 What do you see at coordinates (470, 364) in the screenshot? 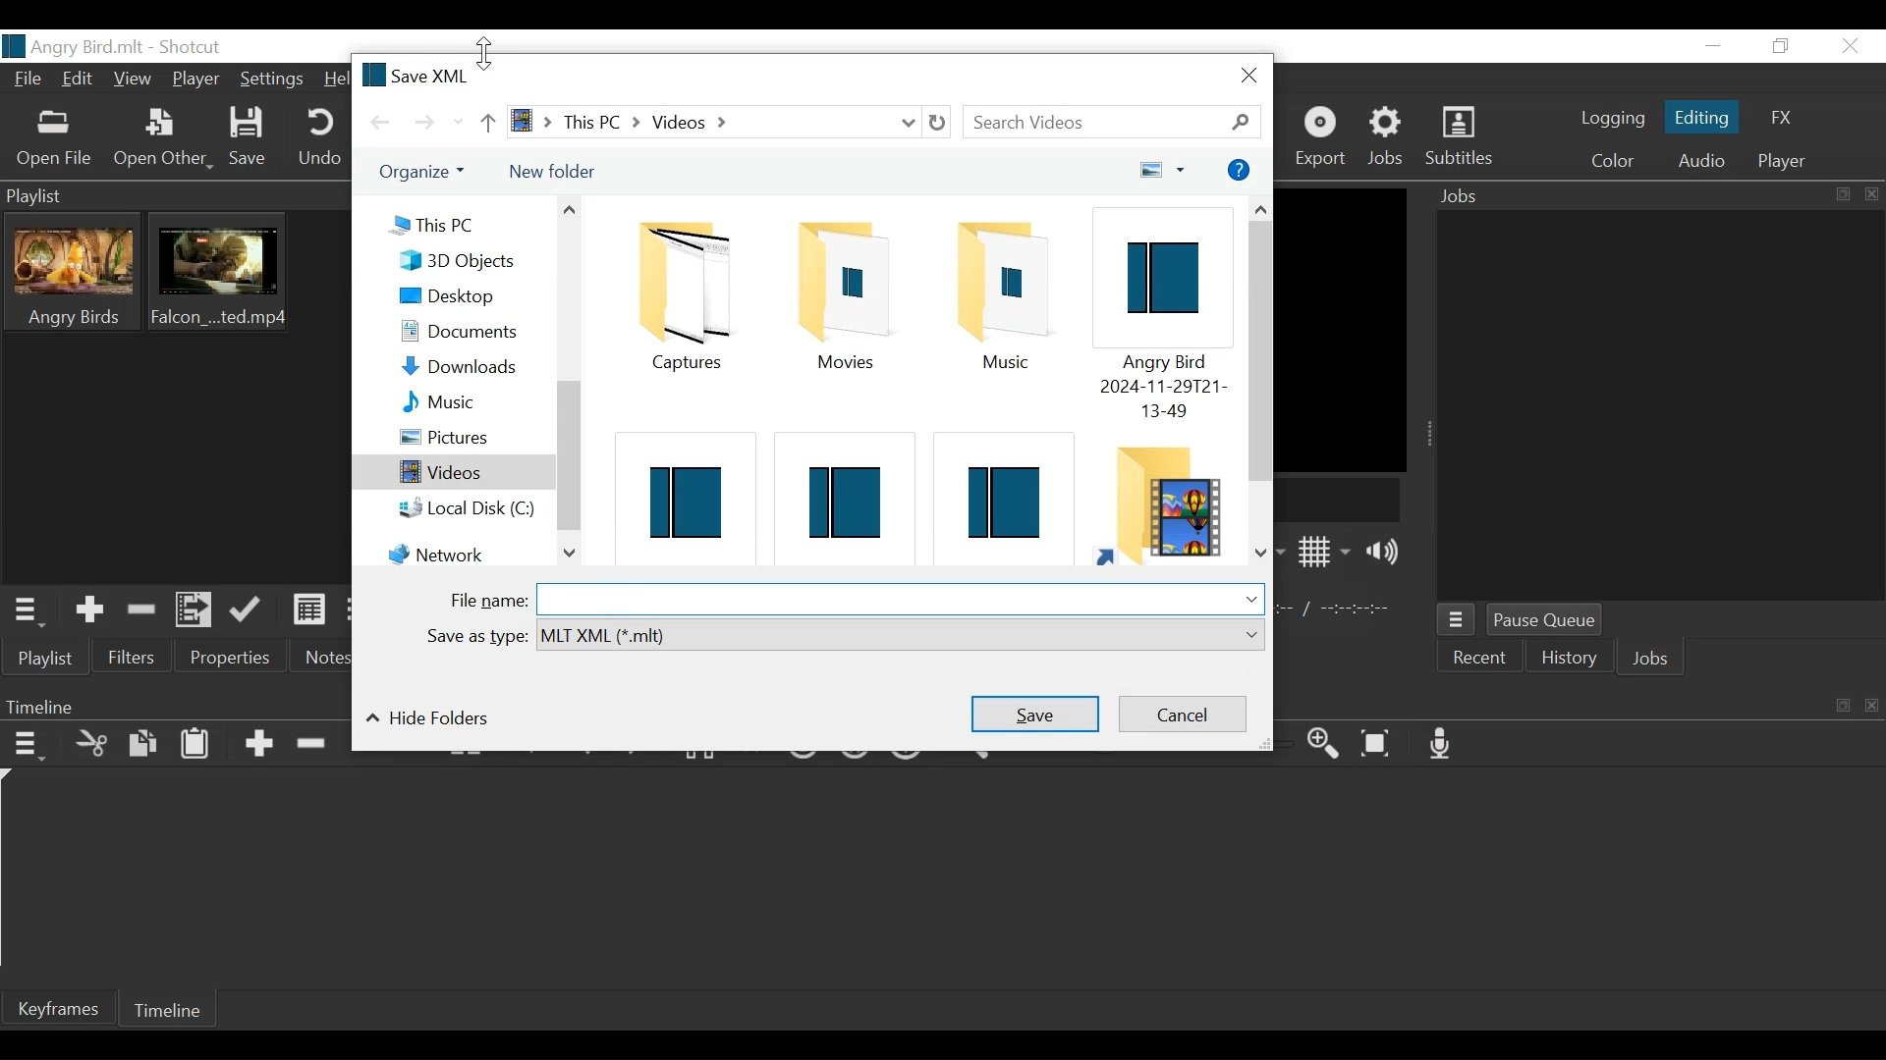
I see `Downloads` at bounding box center [470, 364].